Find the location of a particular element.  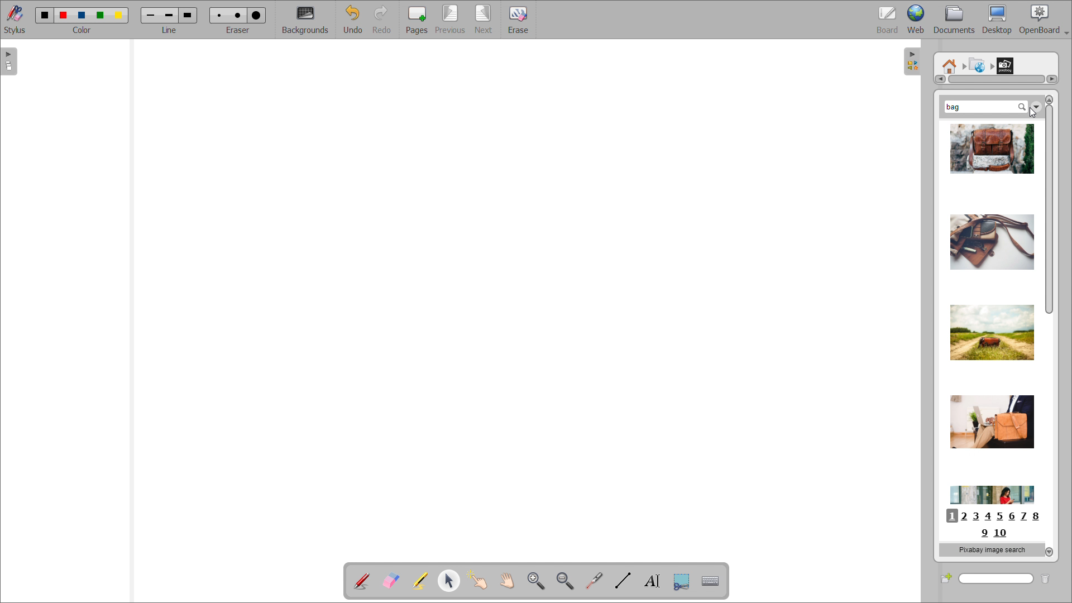

Color 1 is located at coordinates (44, 15).